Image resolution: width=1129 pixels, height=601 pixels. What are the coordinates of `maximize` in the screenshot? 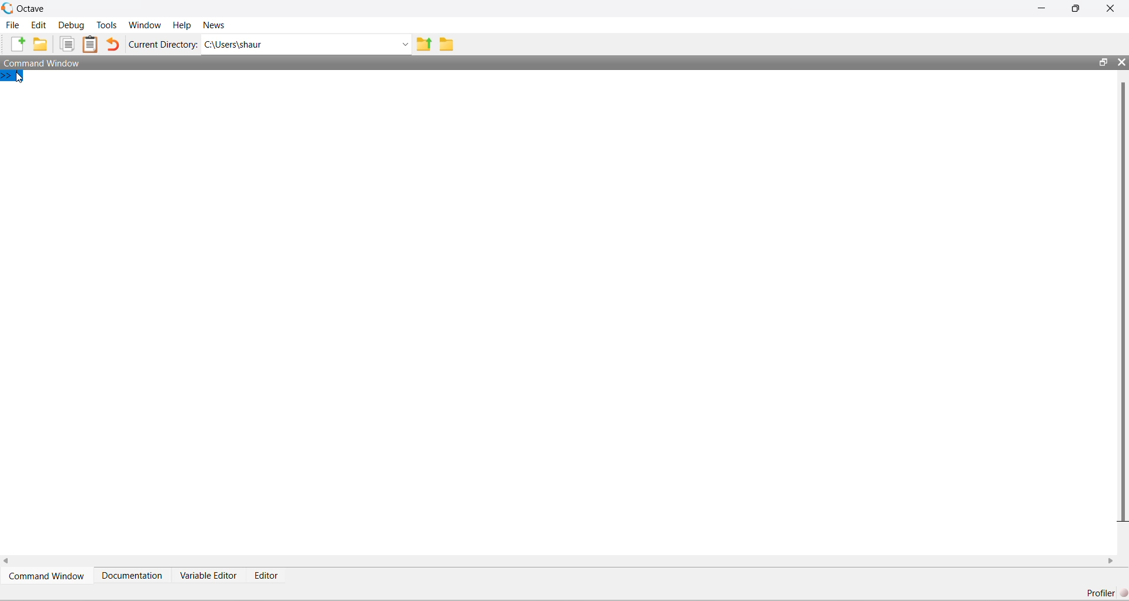 It's located at (1075, 8).